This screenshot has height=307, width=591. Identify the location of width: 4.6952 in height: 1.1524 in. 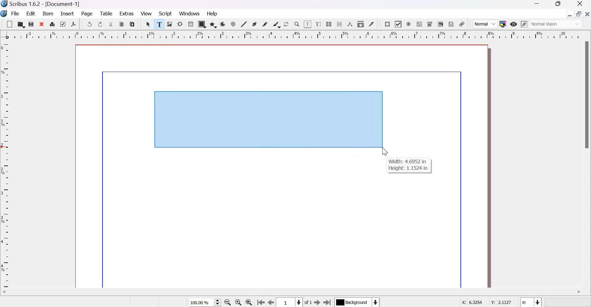
(408, 165).